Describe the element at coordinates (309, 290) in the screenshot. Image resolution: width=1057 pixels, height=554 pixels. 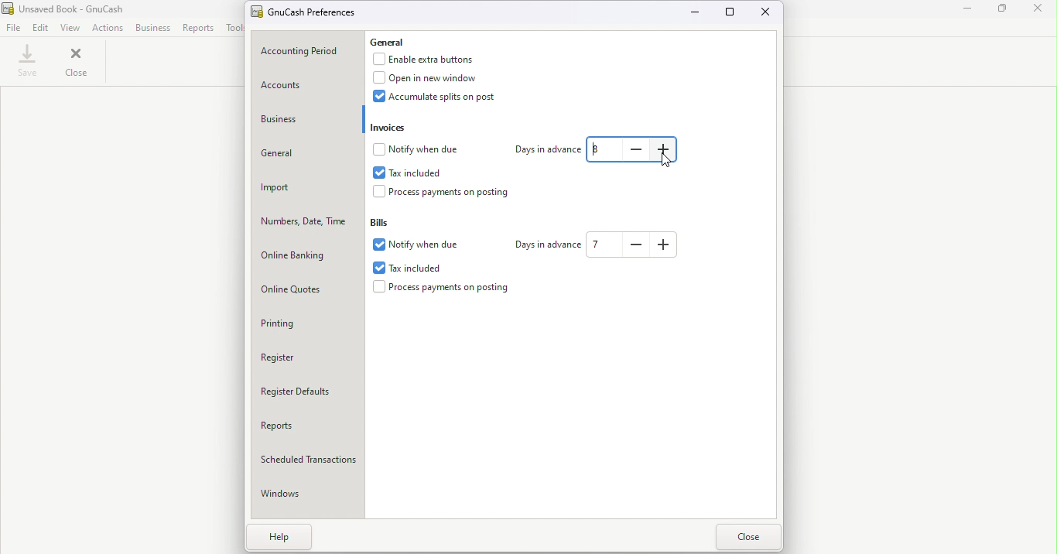
I see `Online quotes` at that location.